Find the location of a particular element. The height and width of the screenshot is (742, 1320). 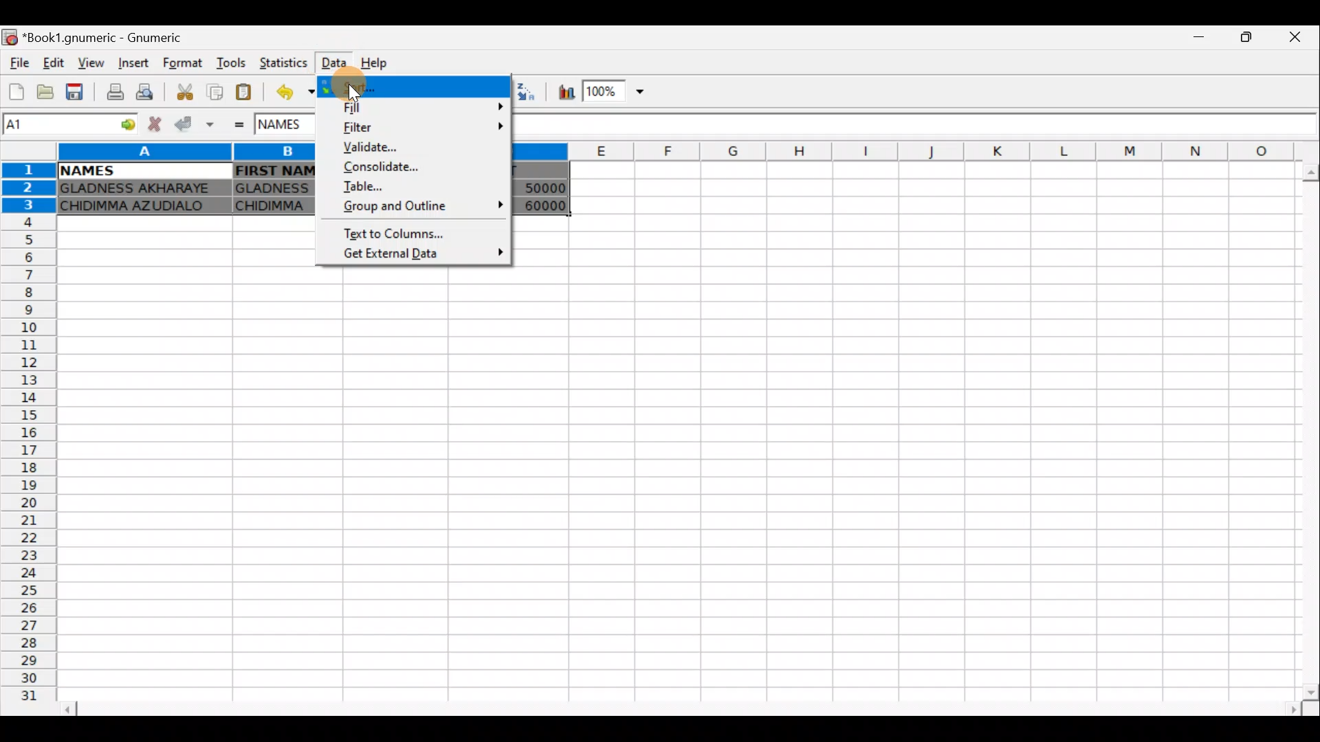

Print current file is located at coordinates (116, 90).